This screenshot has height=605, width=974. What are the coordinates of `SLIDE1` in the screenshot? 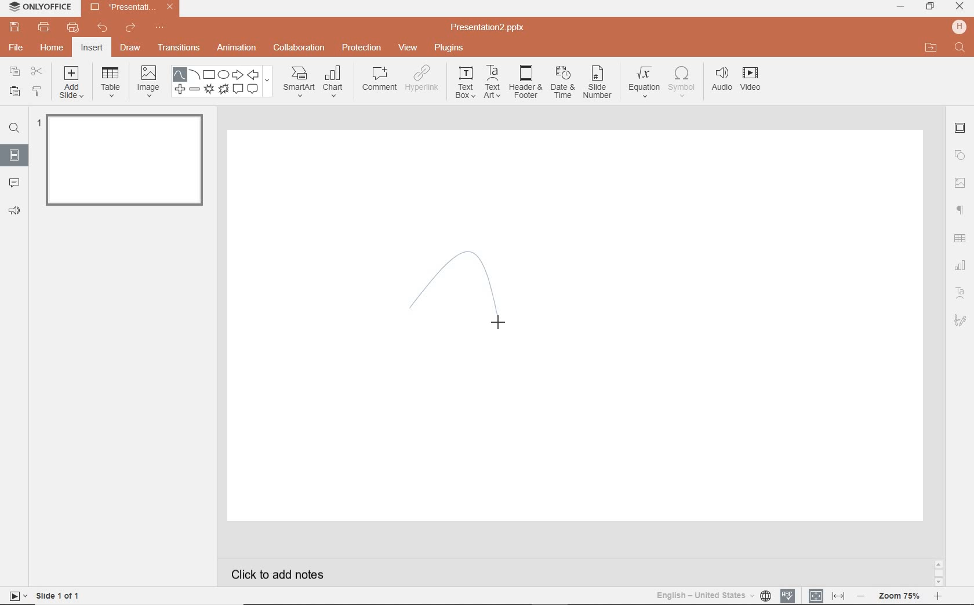 It's located at (122, 164).